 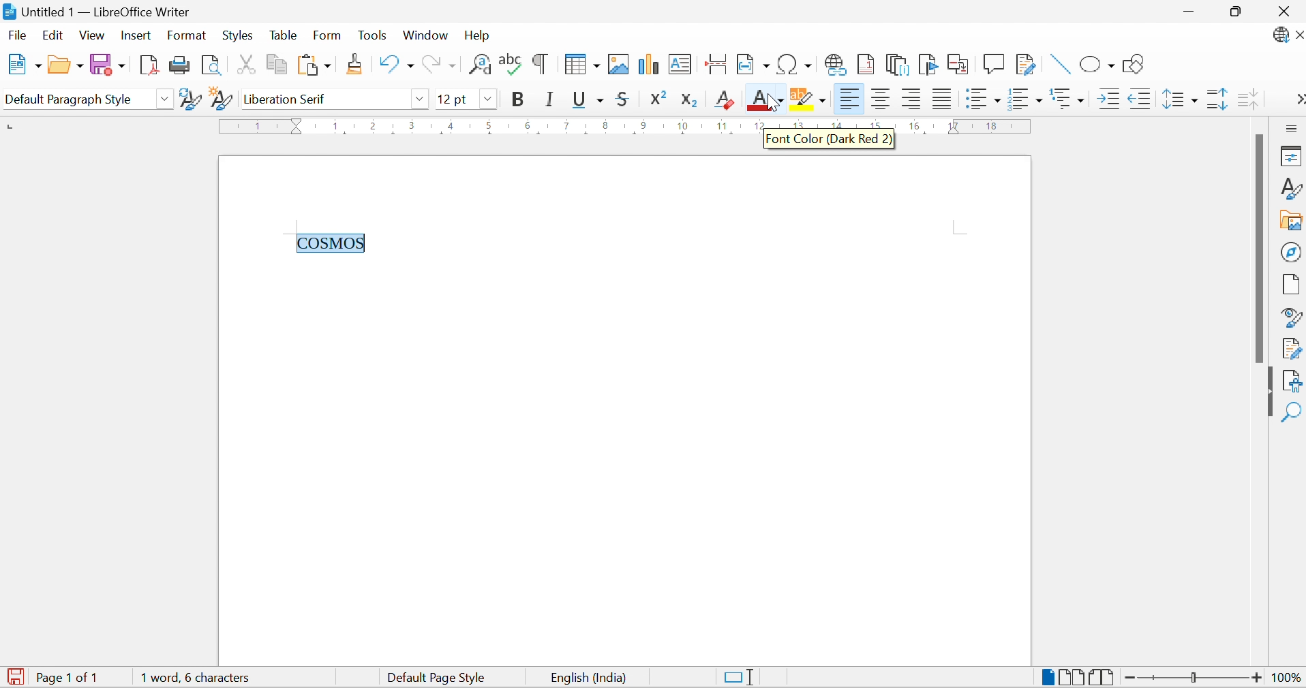 What do you see at coordinates (829, 140) in the screenshot?
I see `Font Color (Dark Red 2)` at bounding box center [829, 140].